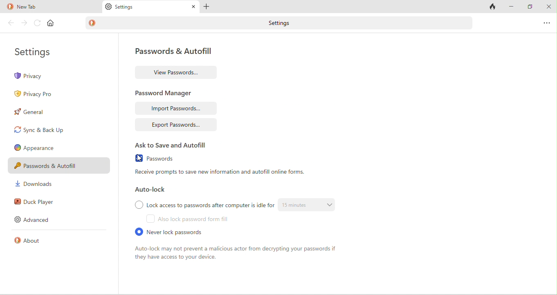  What do you see at coordinates (94, 23) in the screenshot?
I see `duck duck go logo` at bounding box center [94, 23].